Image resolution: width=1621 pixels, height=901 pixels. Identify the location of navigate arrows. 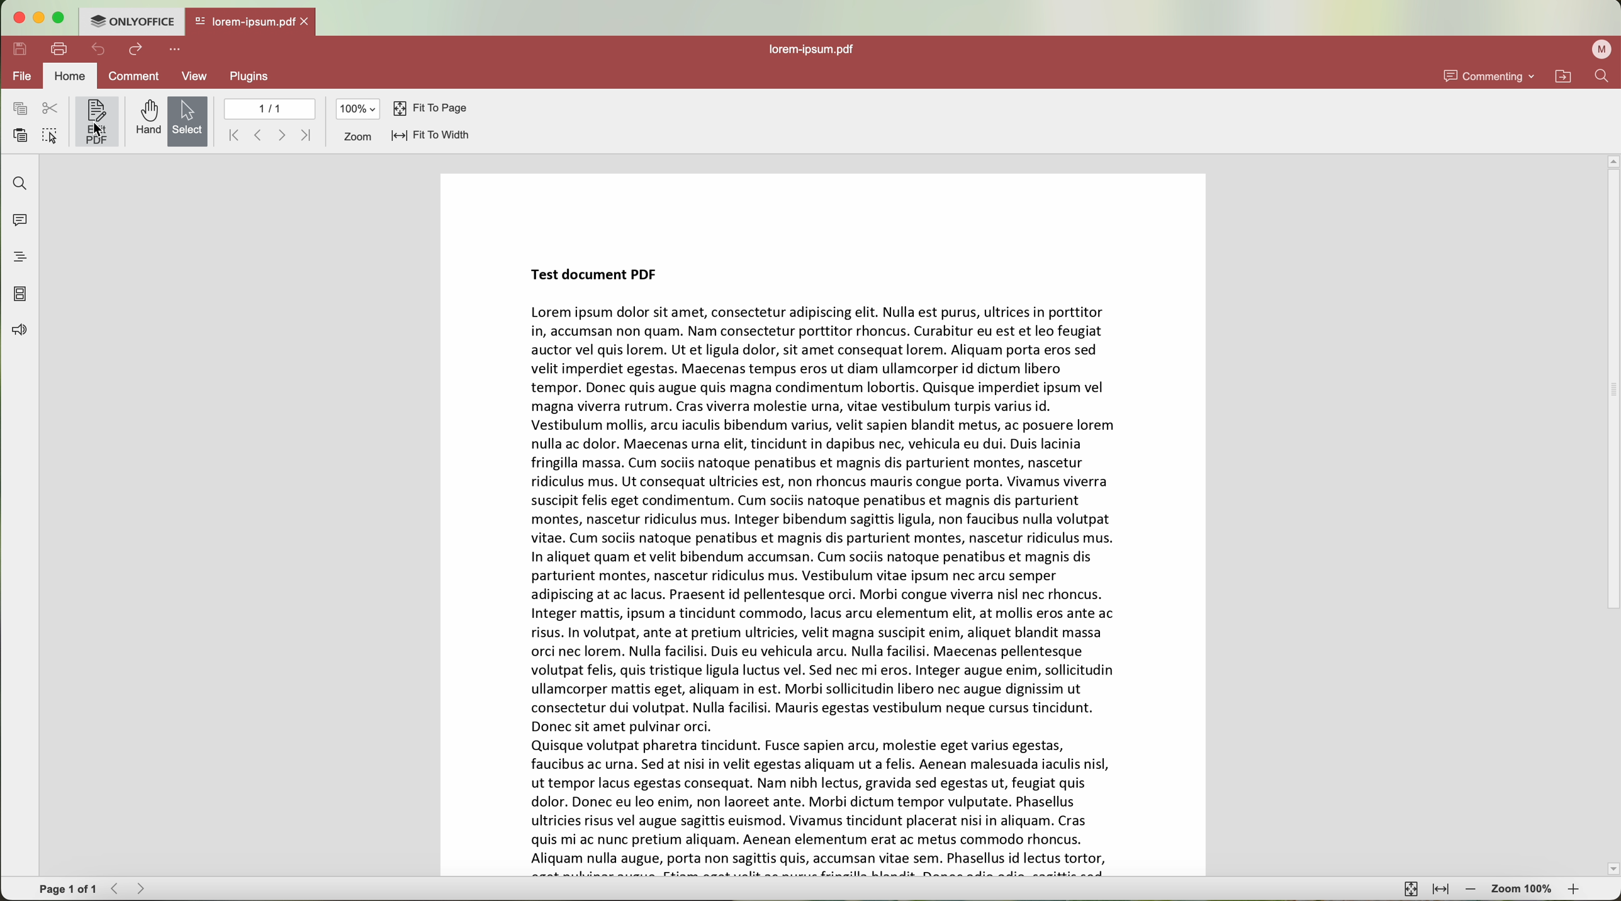
(271, 136).